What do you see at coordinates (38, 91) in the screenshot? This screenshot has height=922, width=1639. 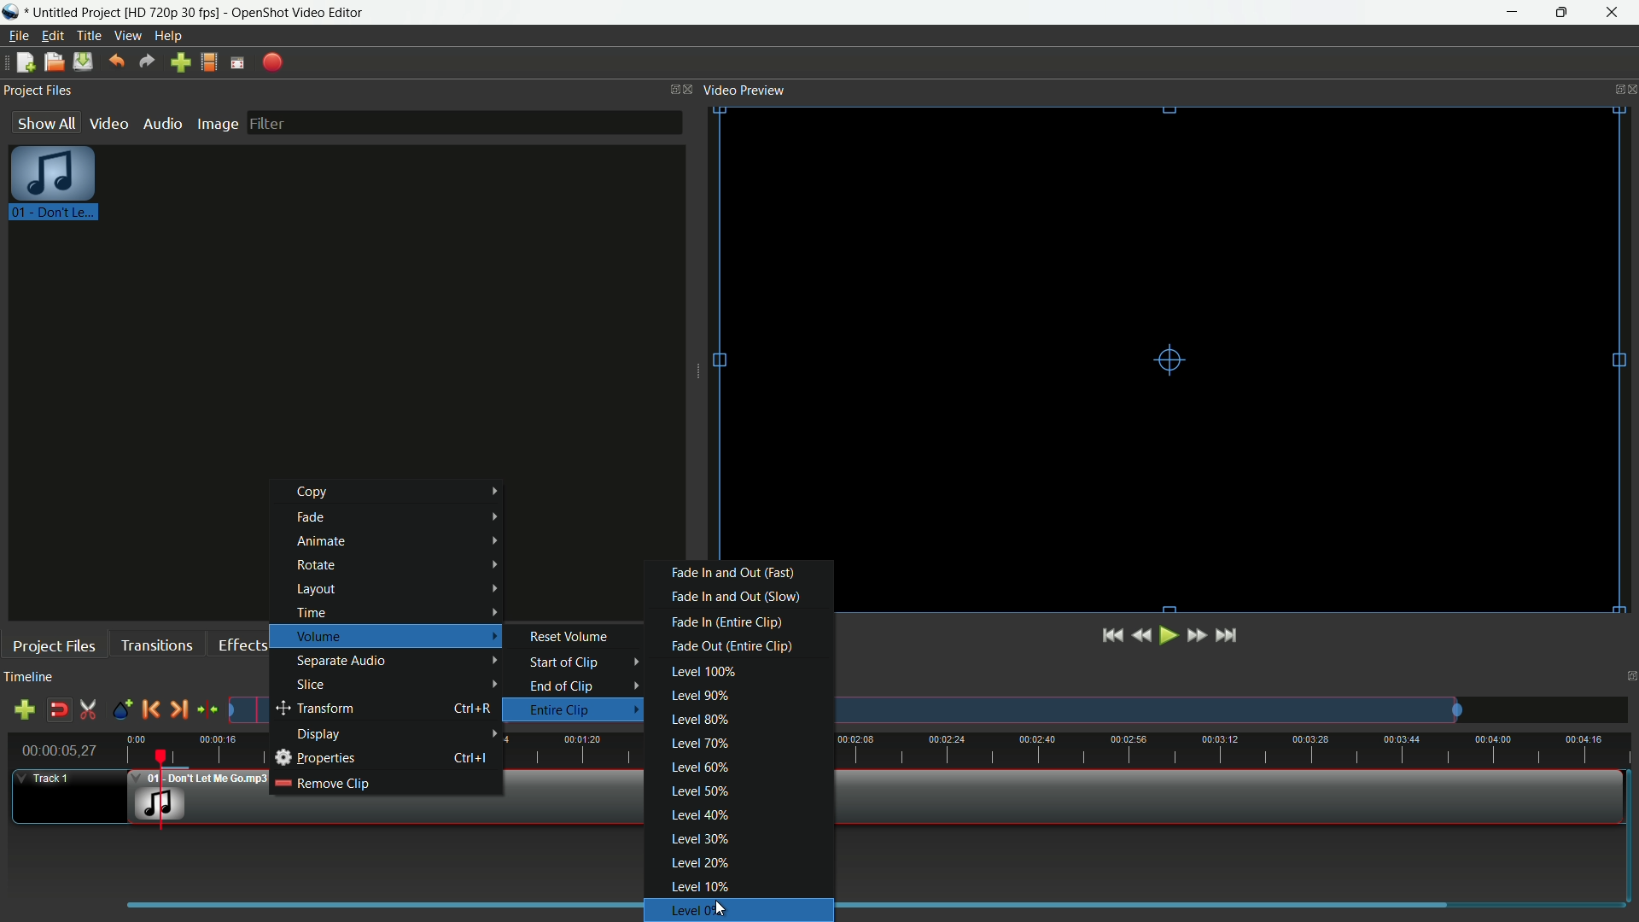 I see `project files` at bounding box center [38, 91].